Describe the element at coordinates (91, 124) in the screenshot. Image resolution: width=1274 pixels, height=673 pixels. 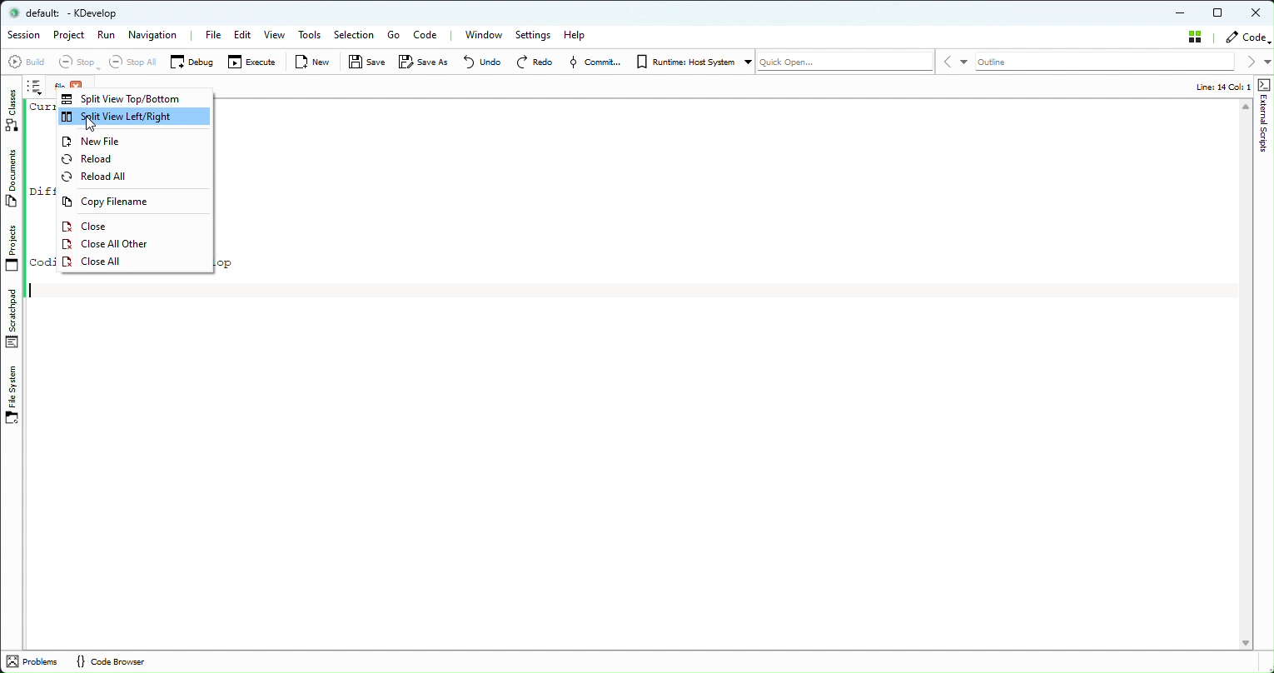
I see `Cursor` at that location.